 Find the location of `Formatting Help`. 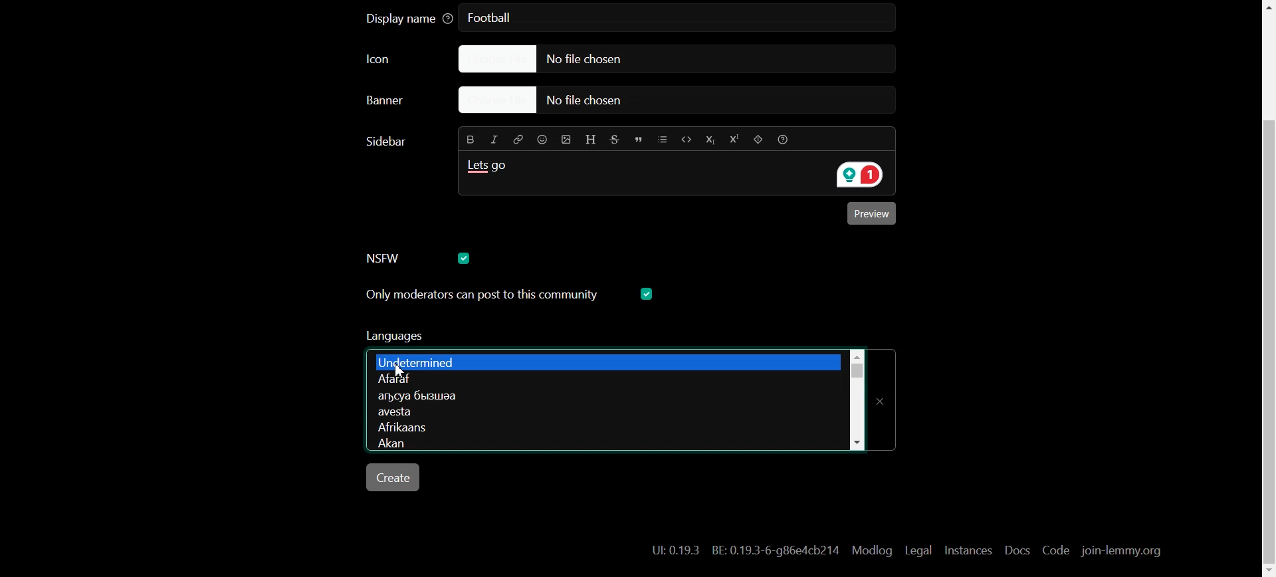

Formatting Help is located at coordinates (787, 139).